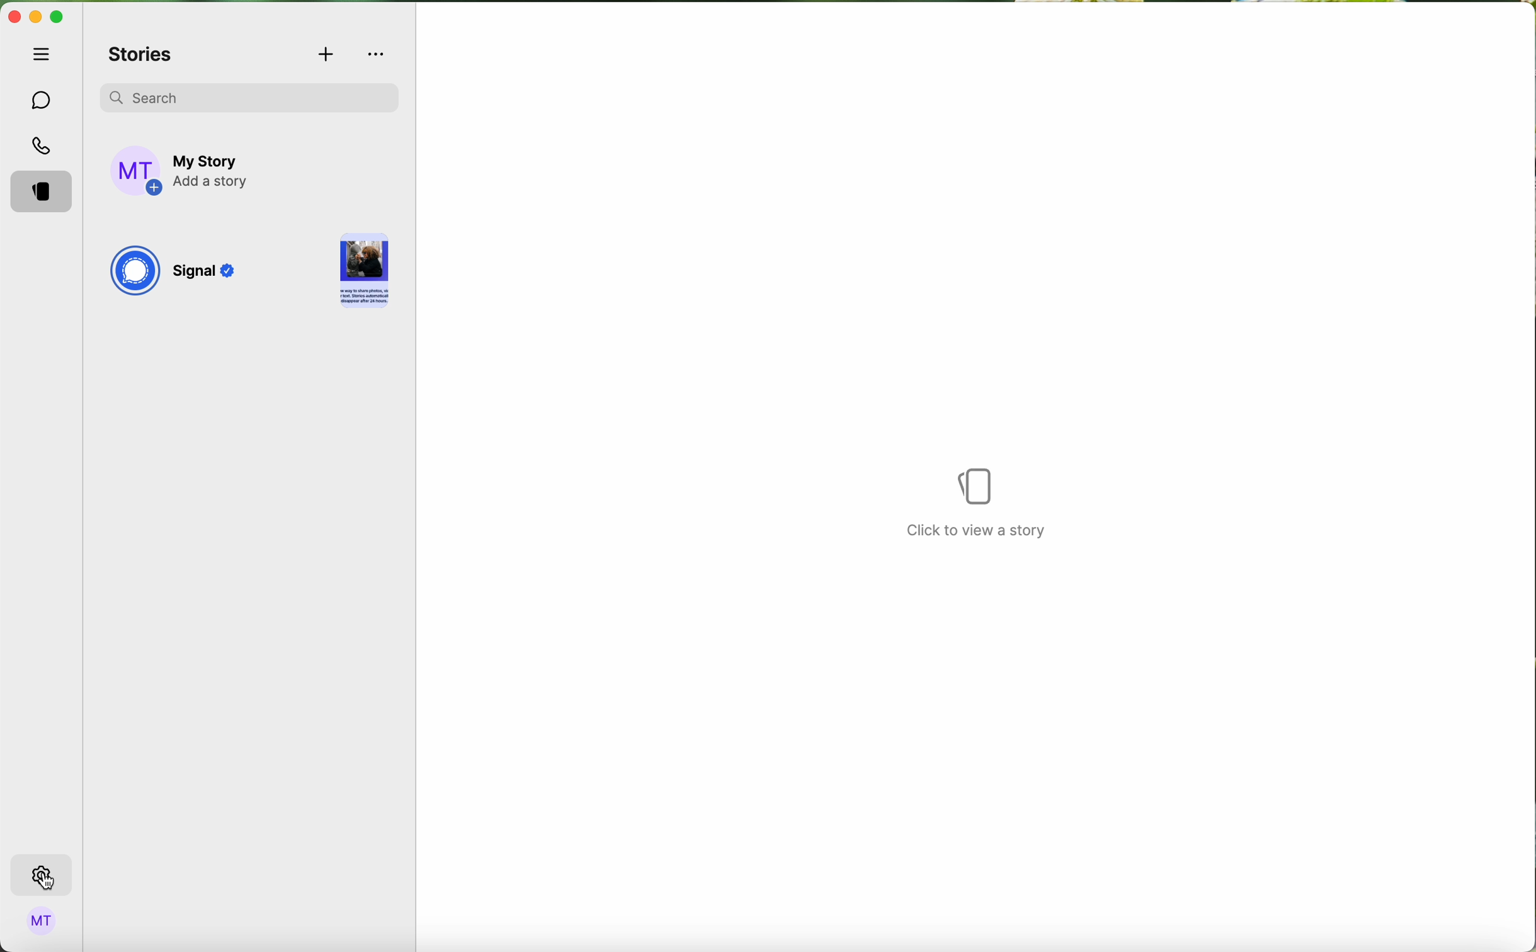 This screenshot has height=952, width=1536. I want to click on chats, so click(42, 101).